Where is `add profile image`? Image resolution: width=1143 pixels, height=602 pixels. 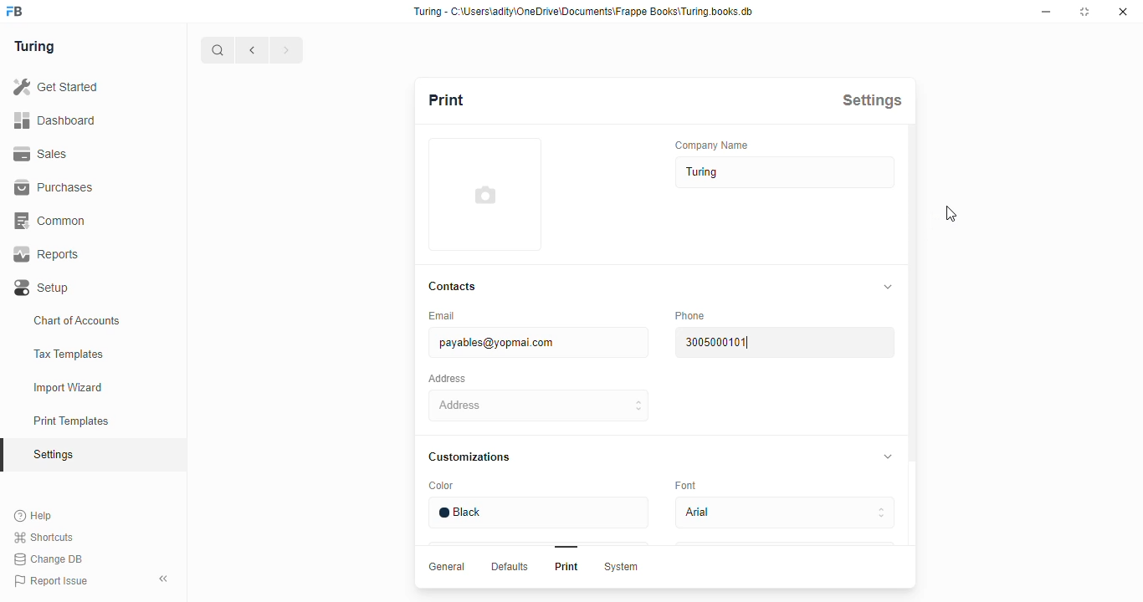
add profile image is located at coordinates (489, 197).